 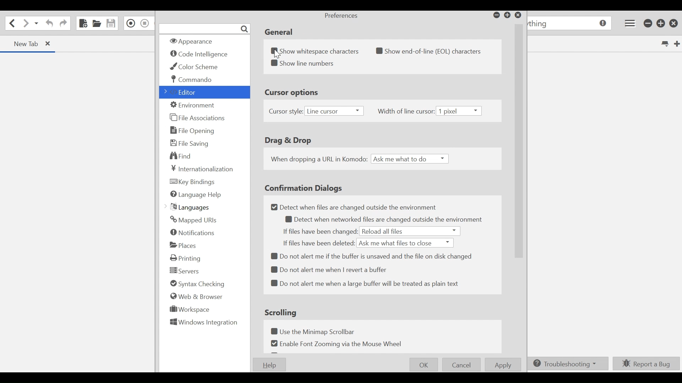 What do you see at coordinates (349, 207) in the screenshot?
I see `Detect when files are changed outside the environment` at bounding box center [349, 207].